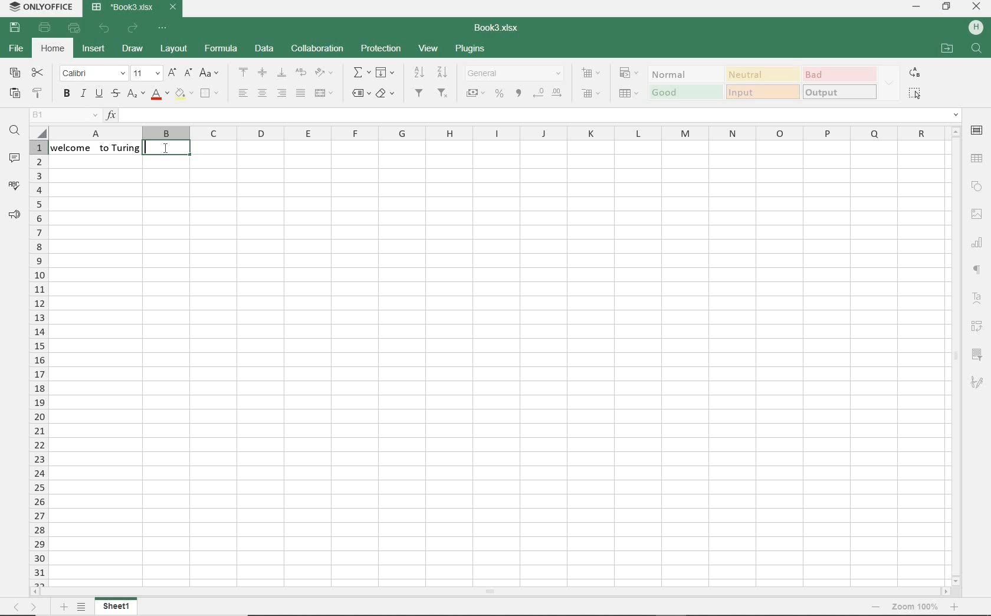 The width and height of the screenshot is (991, 616). Describe the element at coordinates (83, 94) in the screenshot. I see `italic` at that location.